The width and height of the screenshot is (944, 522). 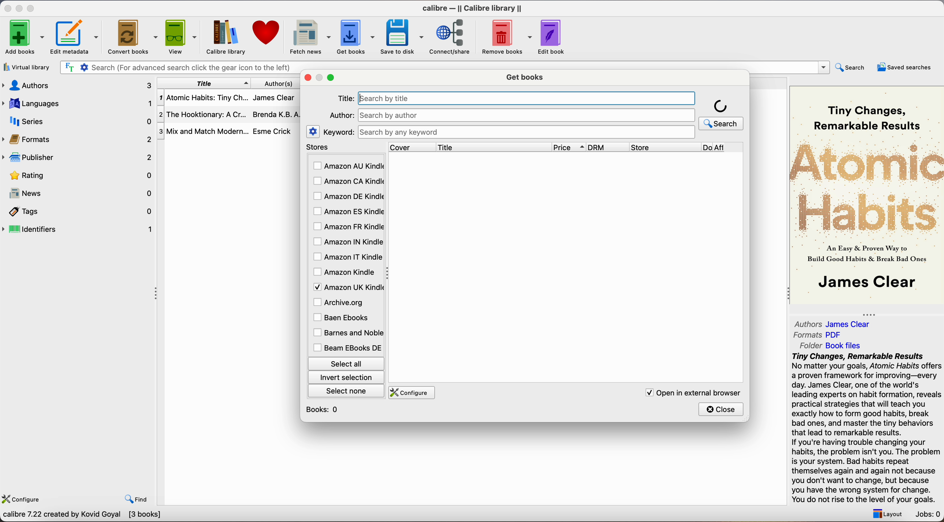 I want to click on Amazon FR Kindle, so click(x=347, y=226).